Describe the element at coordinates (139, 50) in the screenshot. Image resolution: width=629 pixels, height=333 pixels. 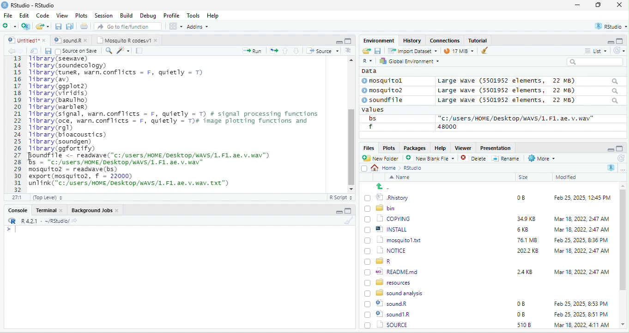
I see `note` at that location.